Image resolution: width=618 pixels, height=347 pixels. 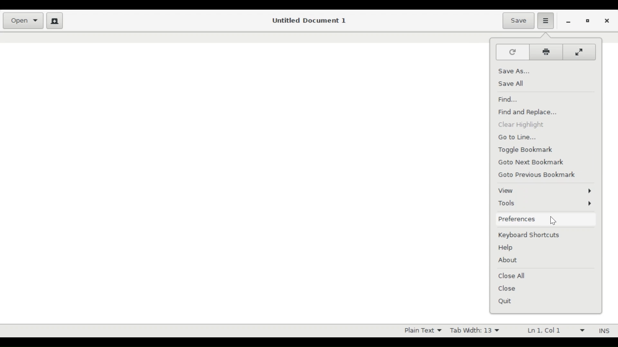 I want to click on Application menu, so click(x=547, y=20).